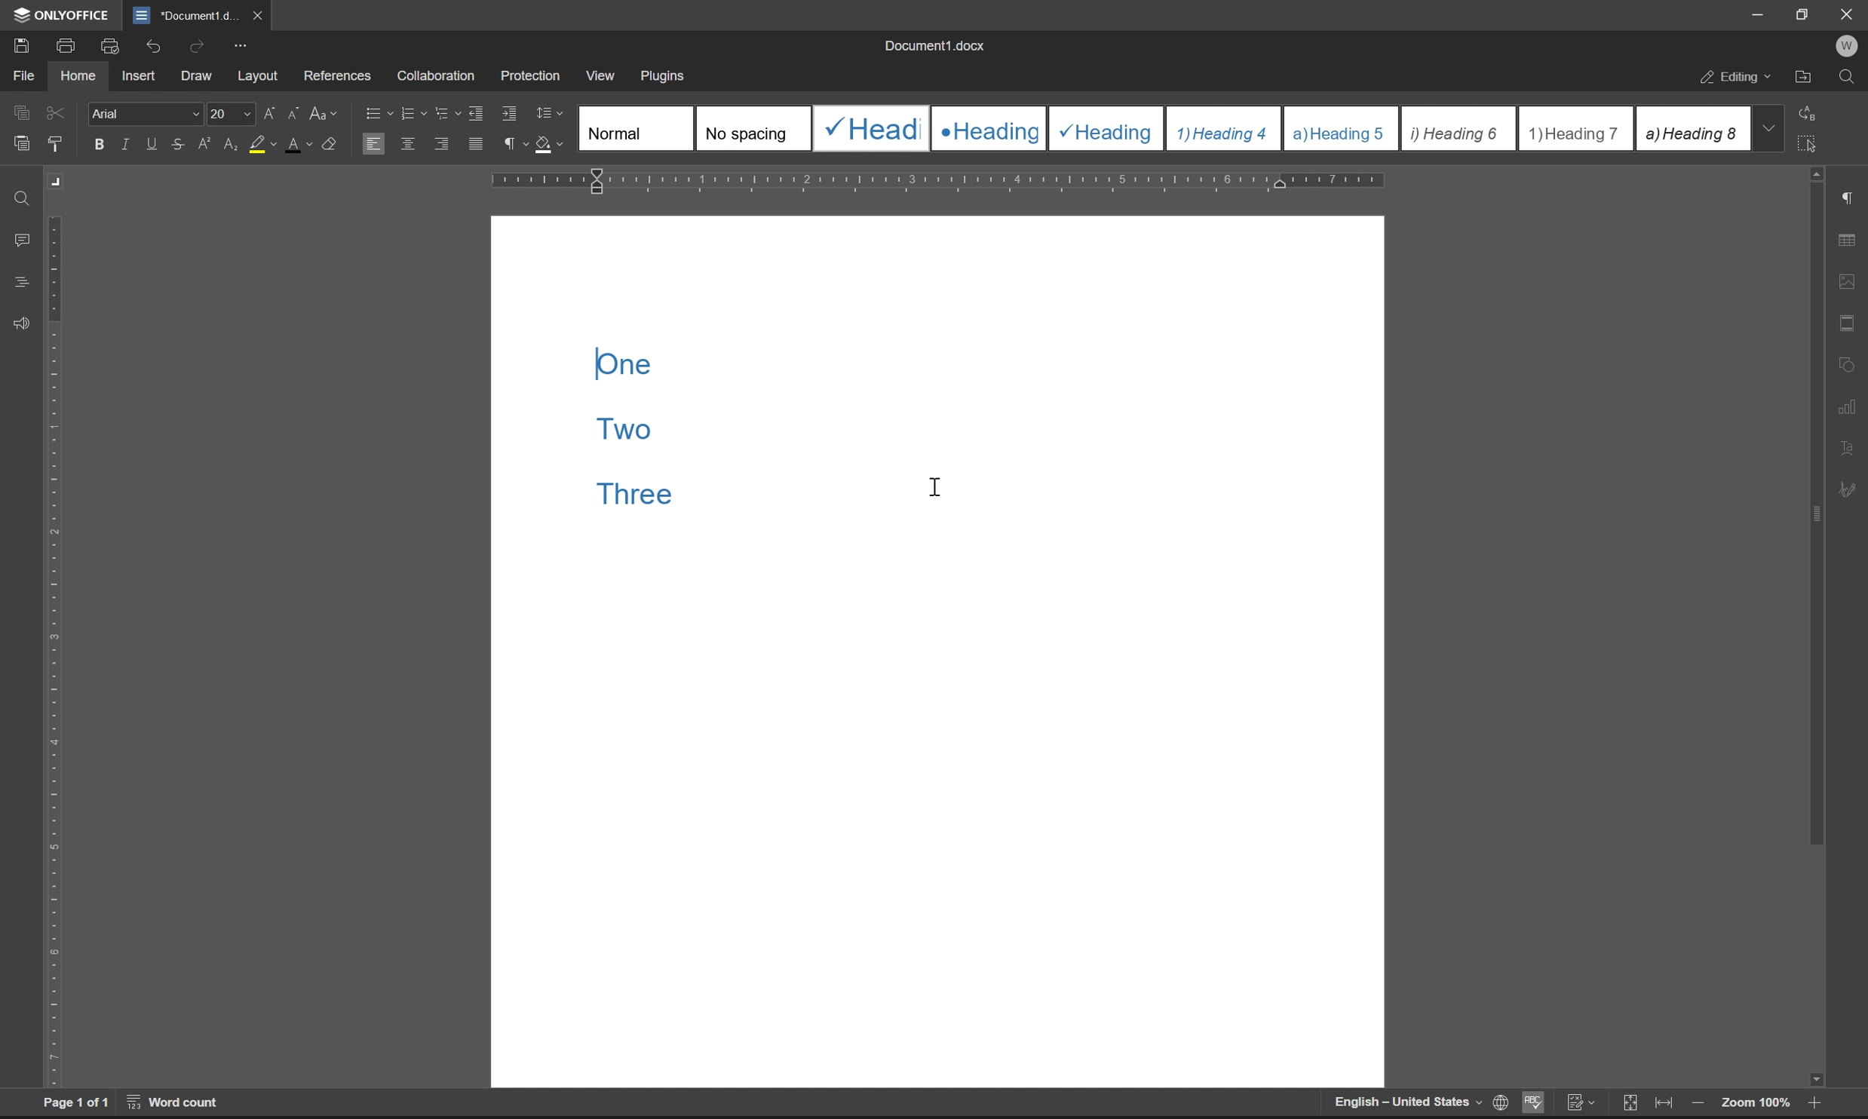  I want to click on header & footer settings, so click(1846, 322).